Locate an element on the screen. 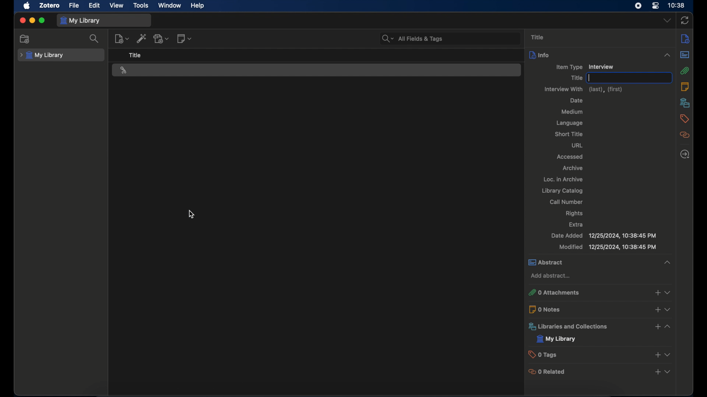 The image size is (707, 397). add item by identifier is located at coordinates (141, 38).